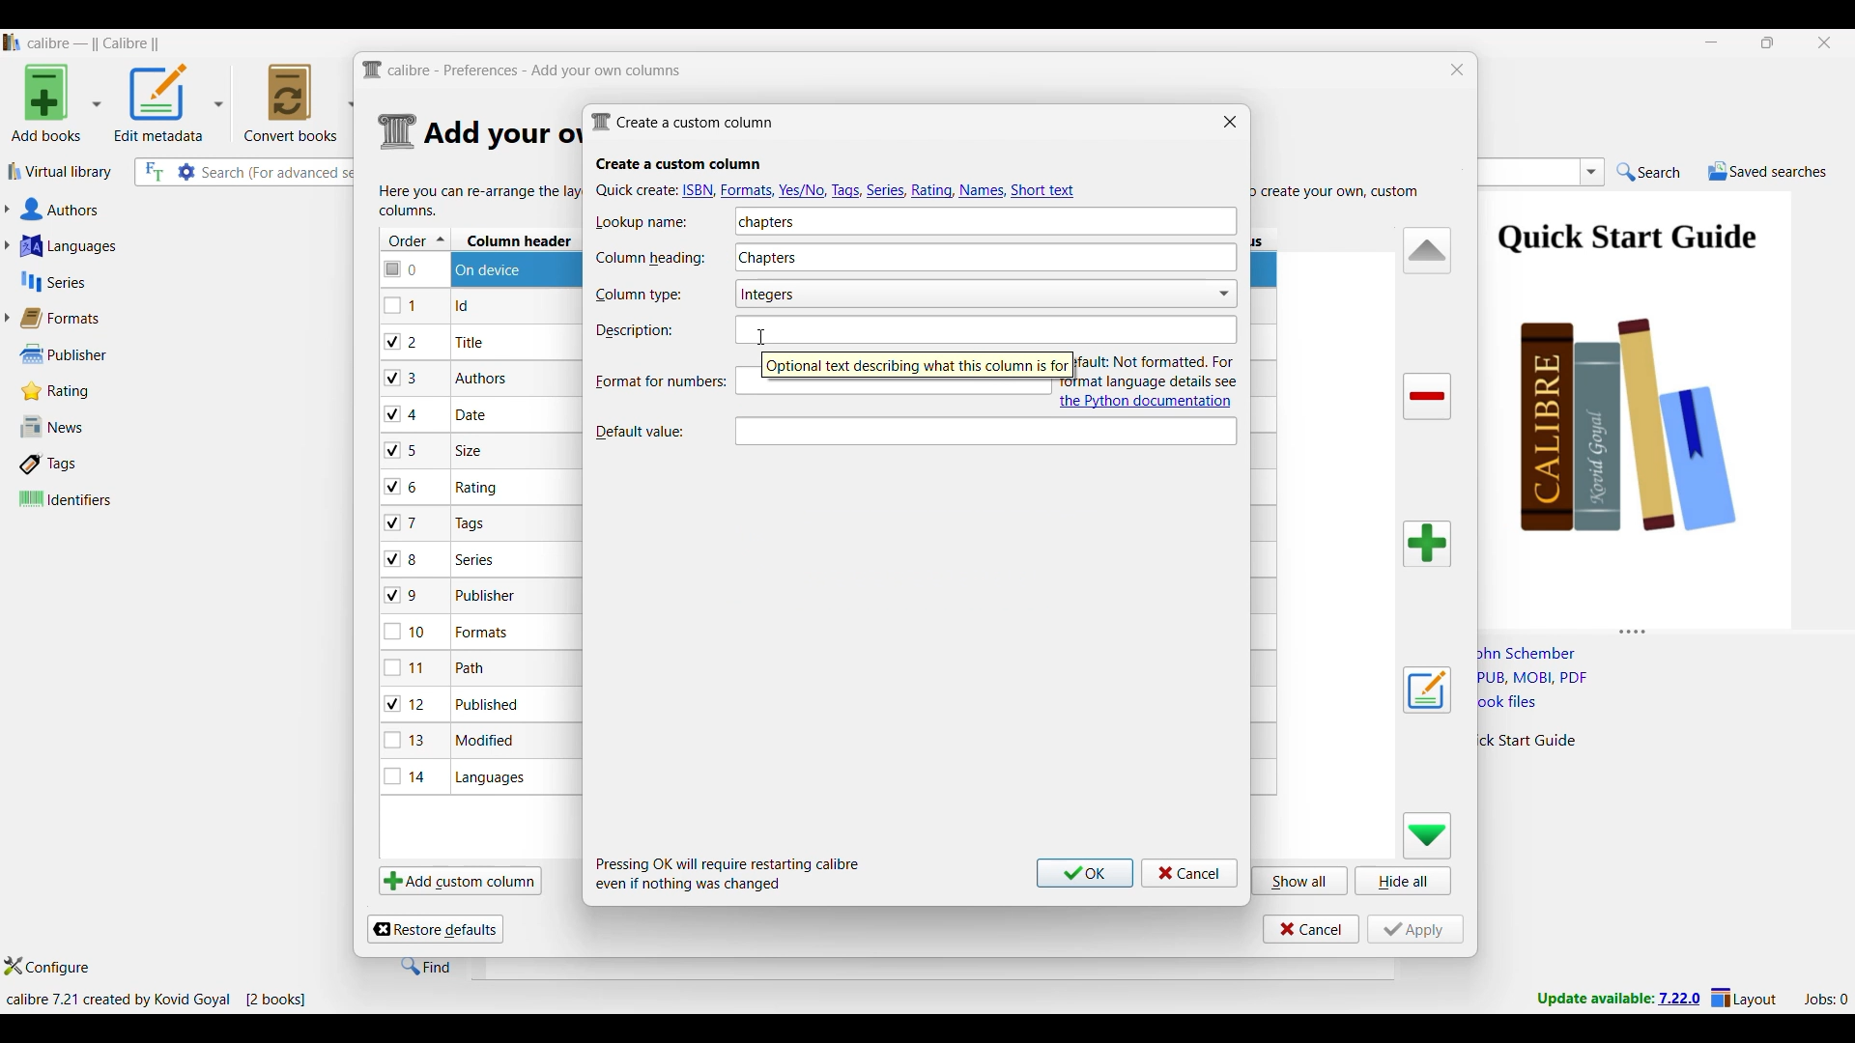 This screenshot has height=1043, width=1855. Describe the element at coordinates (402, 413) in the screenshot. I see `checkbox - 4` at that location.